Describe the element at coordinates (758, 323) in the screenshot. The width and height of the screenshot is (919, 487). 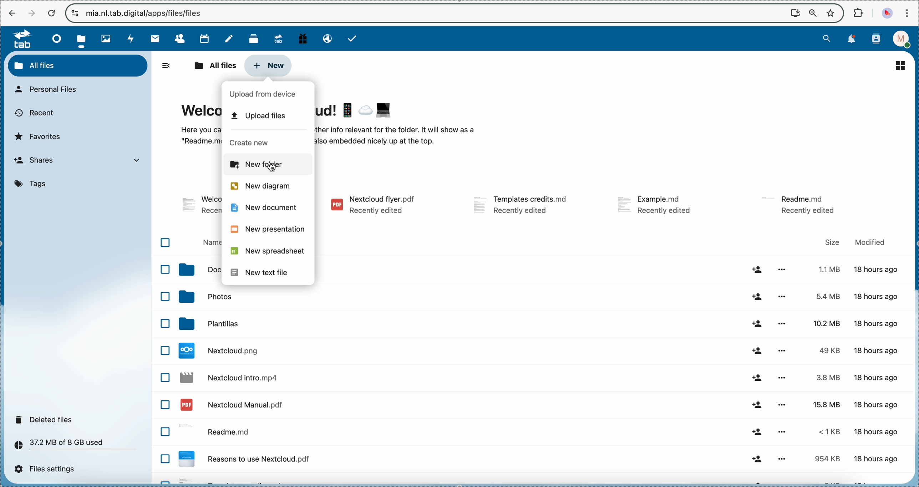
I see `share` at that location.